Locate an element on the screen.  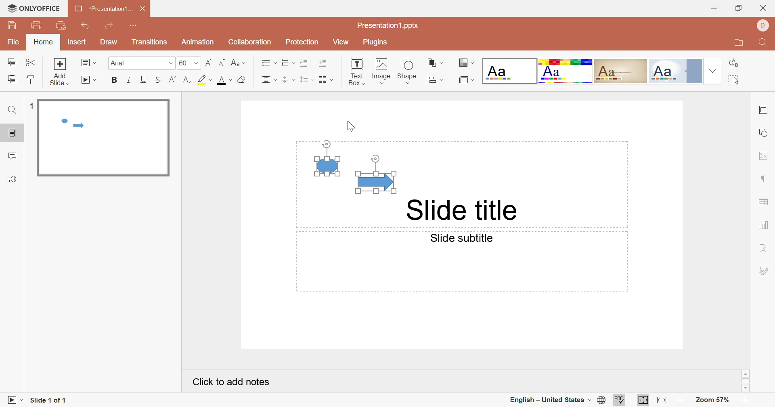
Chart settings is located at coordinates (764, 229).